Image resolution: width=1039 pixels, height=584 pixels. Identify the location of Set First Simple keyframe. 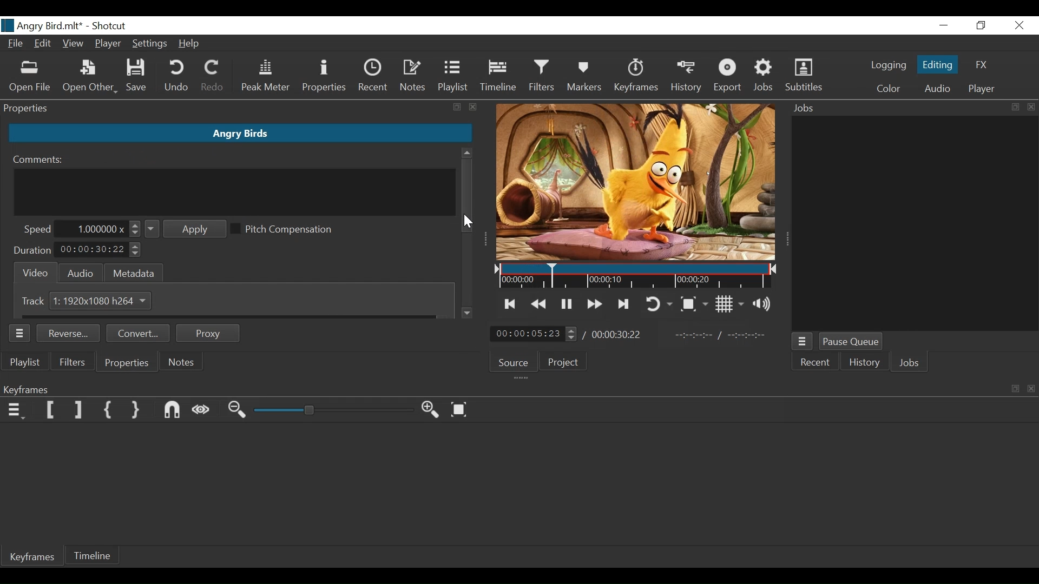
(109, 410).